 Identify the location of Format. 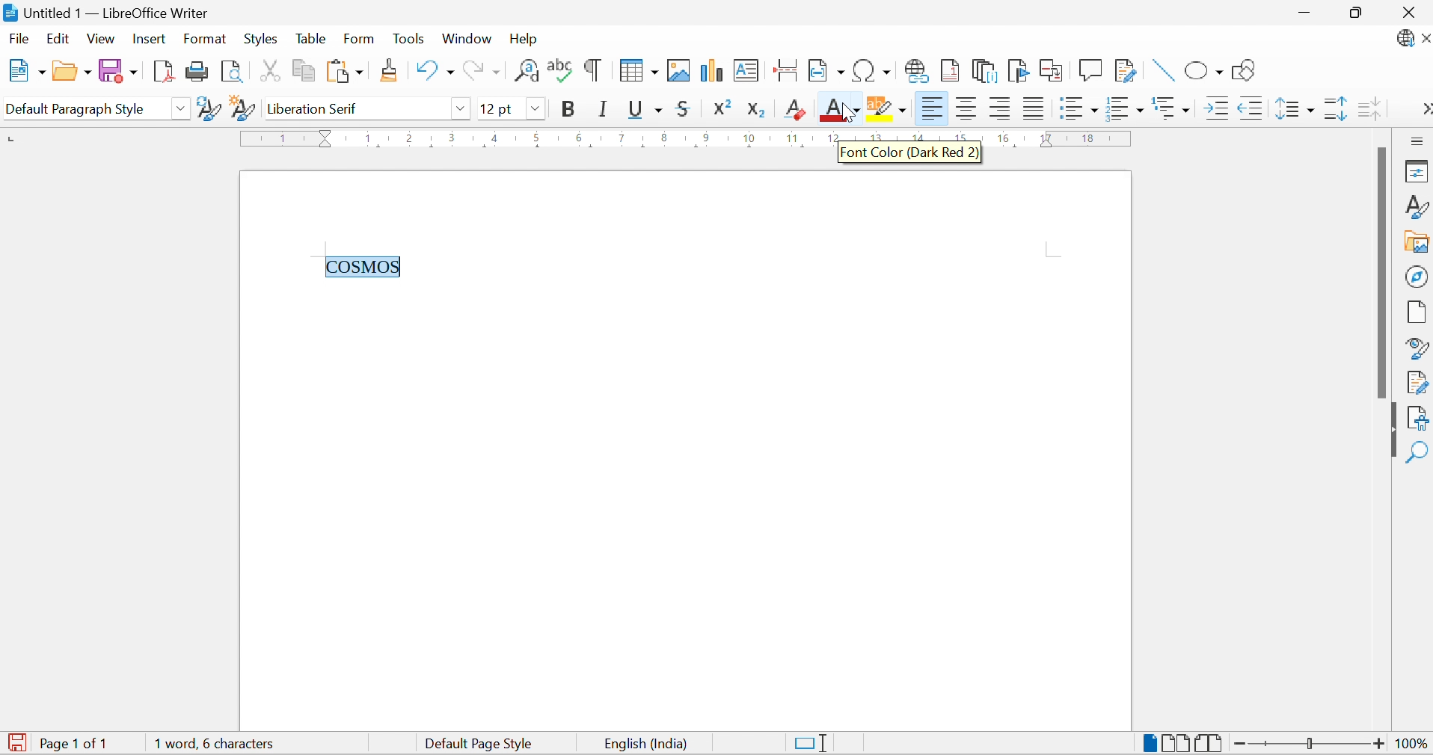
(206, 40).